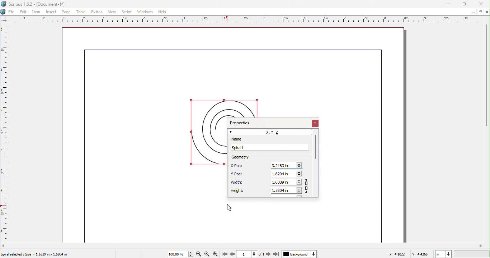 This screenshot has height=258, width=490. What do you see at coordinates (449, 4) in the screenshot?
I see `Minimize` at bounding box center [449, 4].